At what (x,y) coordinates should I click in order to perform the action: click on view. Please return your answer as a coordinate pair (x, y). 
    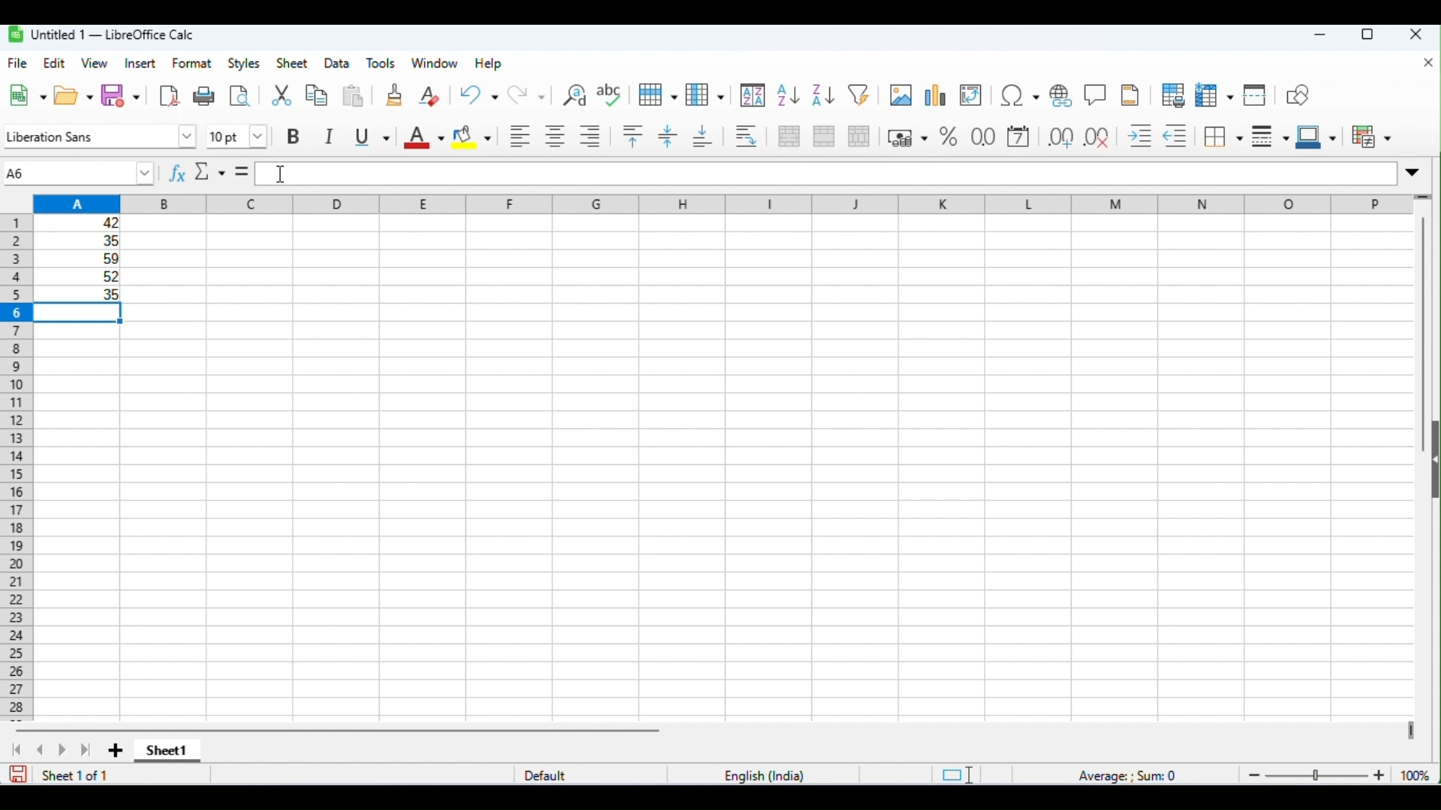
    Looking at the image, I should click on (95, 63).